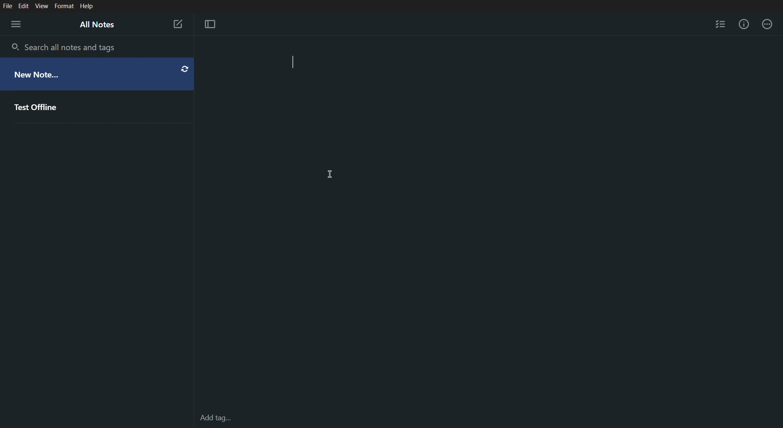 Image resolution: width=783 pixels, height=428 pixels. Describe the element at coordinates (87, 6) in the screenshot. I see `Help` at that location.